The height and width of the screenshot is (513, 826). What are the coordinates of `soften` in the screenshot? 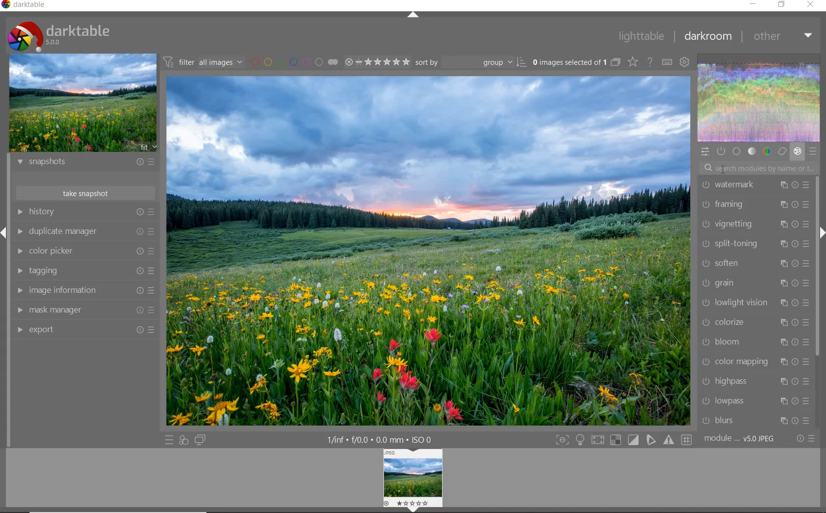 It's located at (754, 263).